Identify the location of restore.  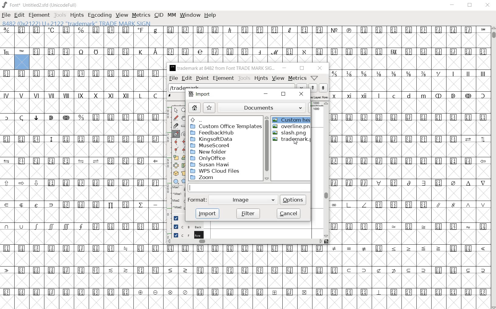
(302, 68).